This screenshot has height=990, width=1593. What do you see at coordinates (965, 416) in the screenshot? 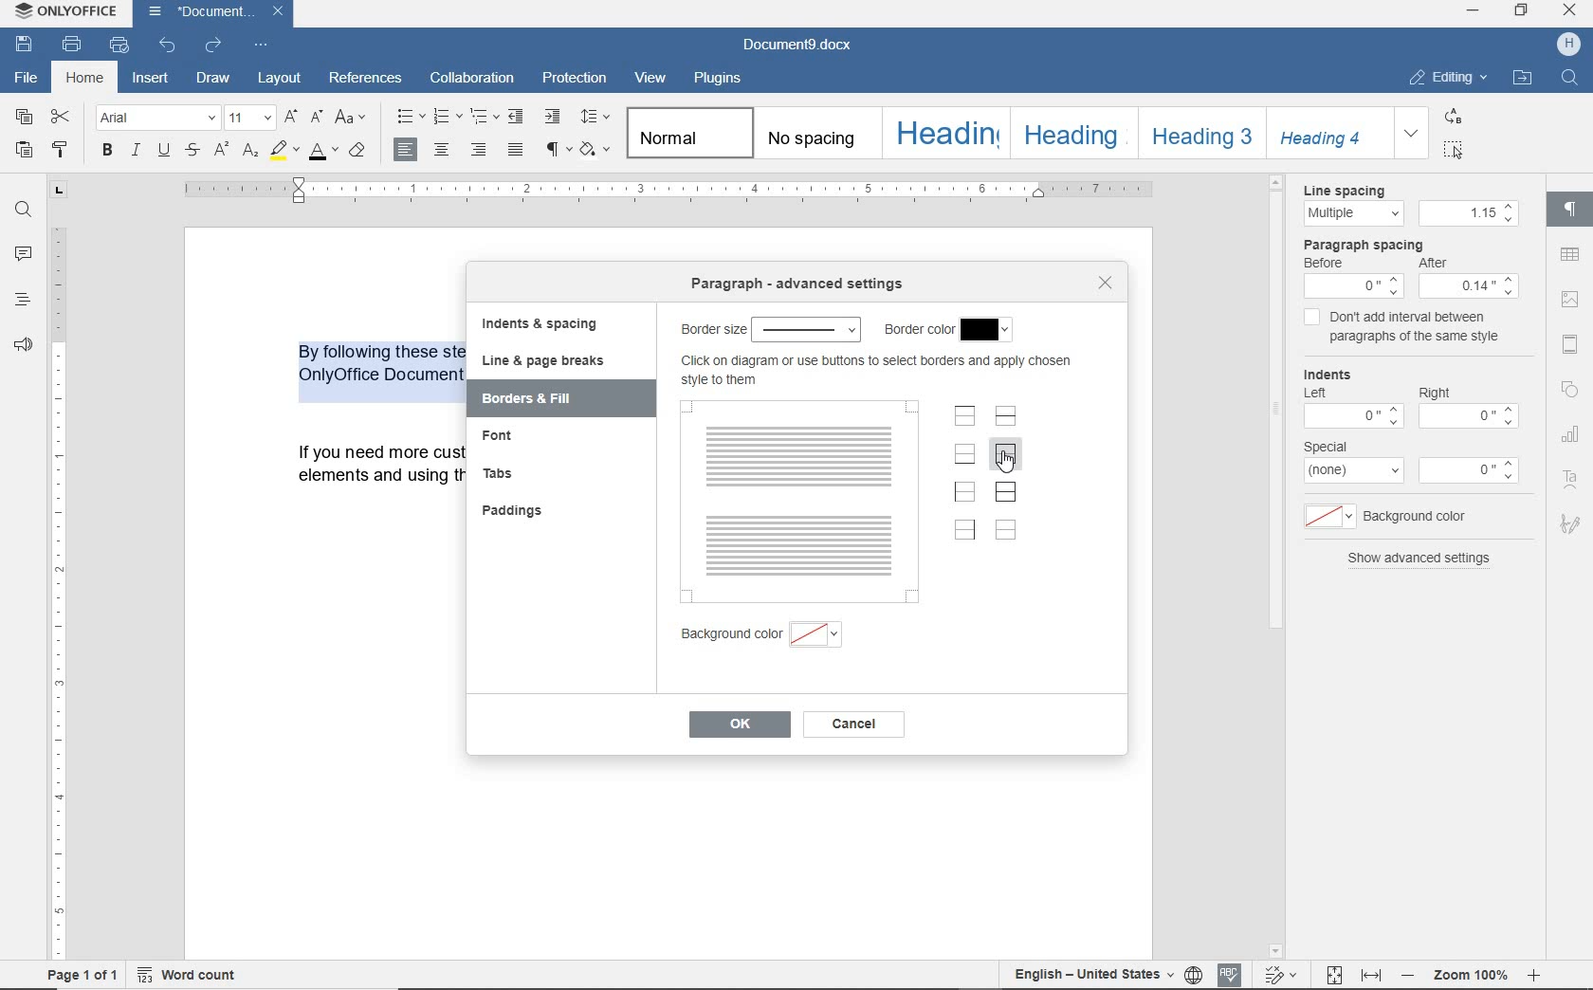
I see `set top border only` at bounding box center [965, 416].